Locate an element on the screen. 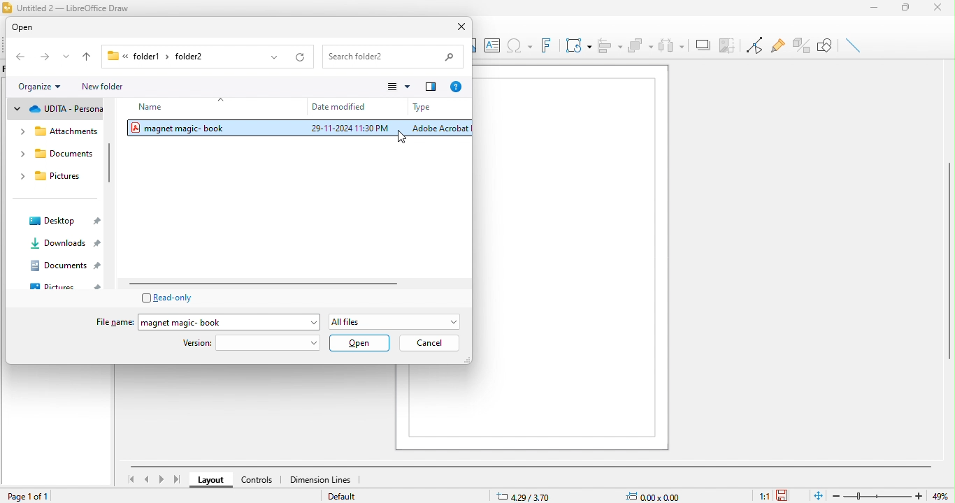 This screenshot has height=503, width=955. recent location is located at coordinates (67, 57).